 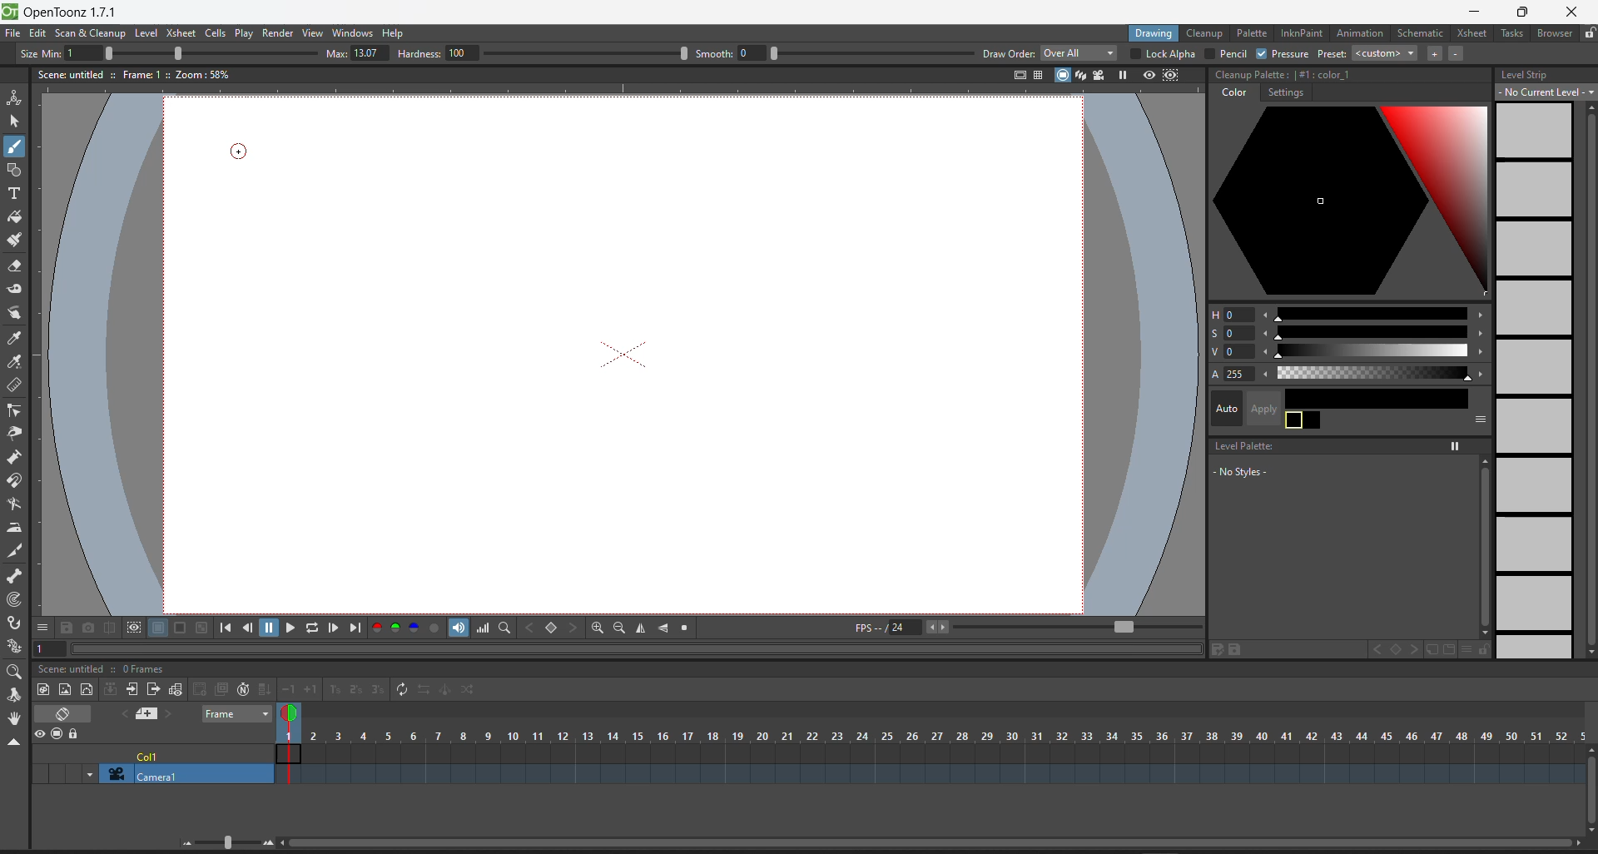 I want to click on loop, so click(x=313, y=628).